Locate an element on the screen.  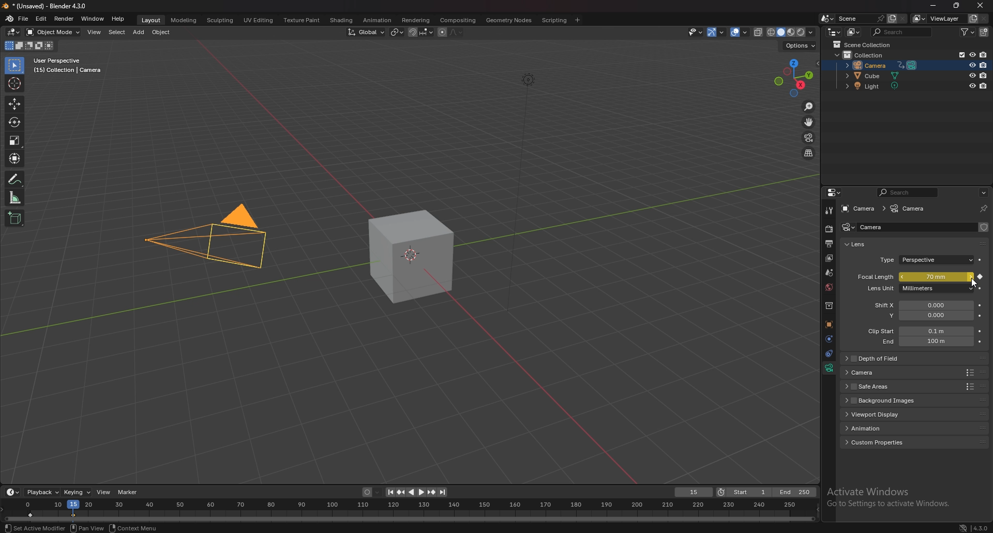
rotate is located at coordinates (14, 123).